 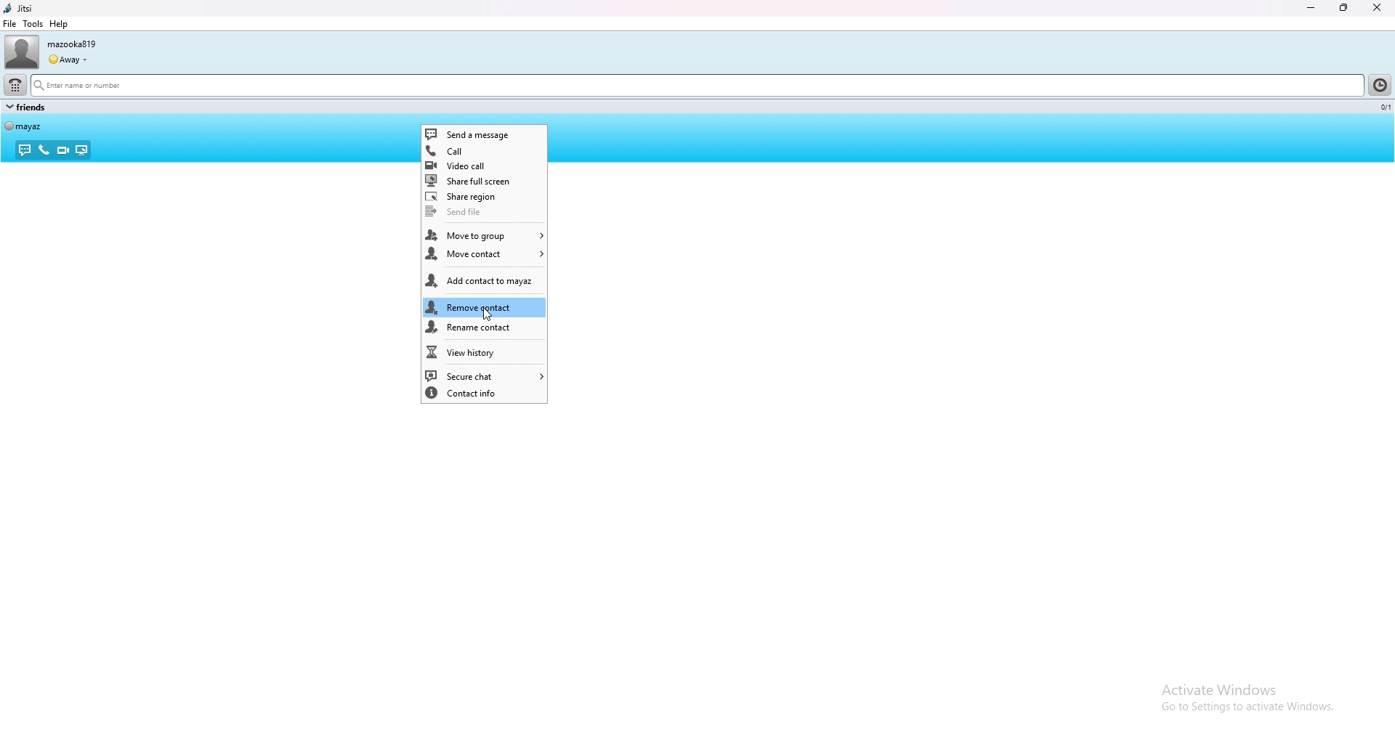 What do you see at coordinates (26, 107) in the screenshot?
I see `group` at bounding box center [26, 107].